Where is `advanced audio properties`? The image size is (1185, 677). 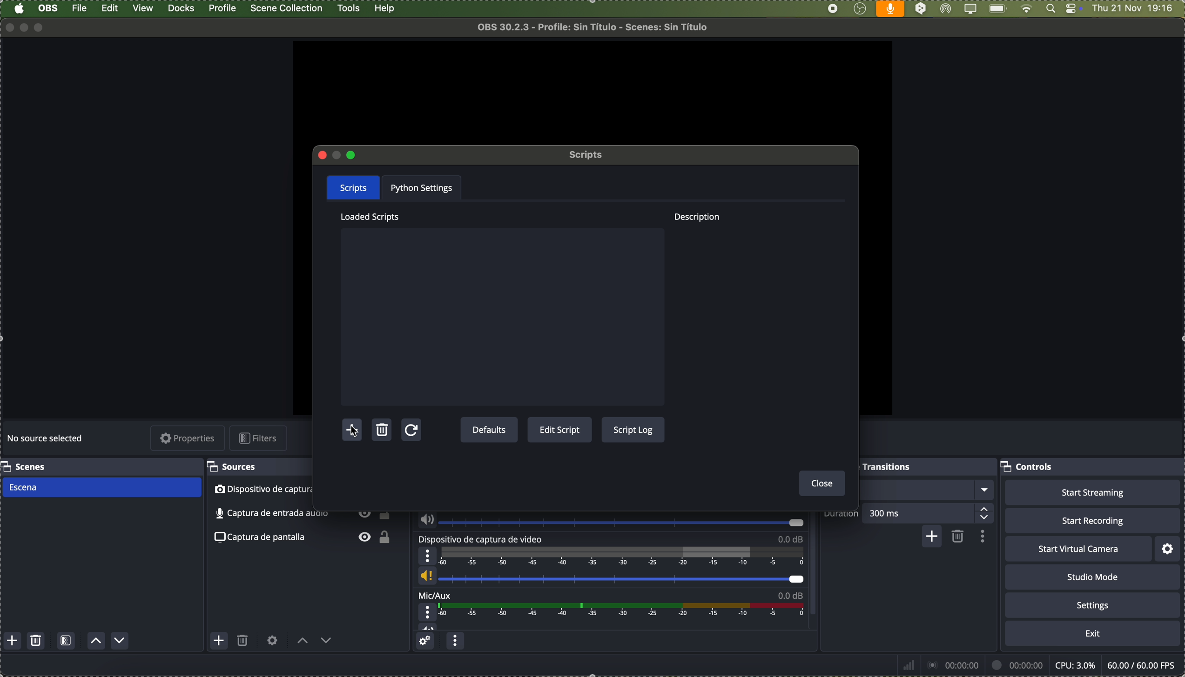 advanced audio properties is located at coordinates (426, 642).